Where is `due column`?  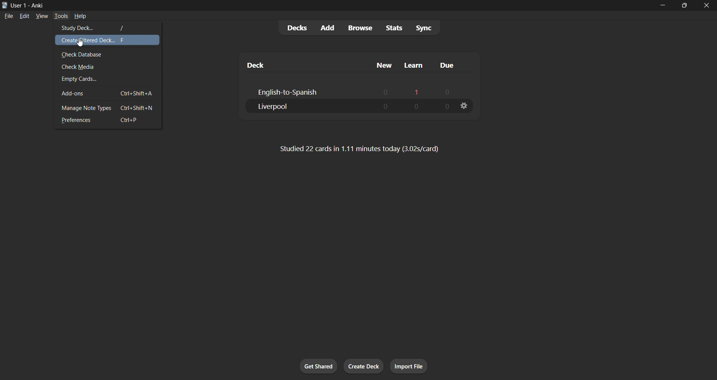
due column is located at coordinates (451, 65).